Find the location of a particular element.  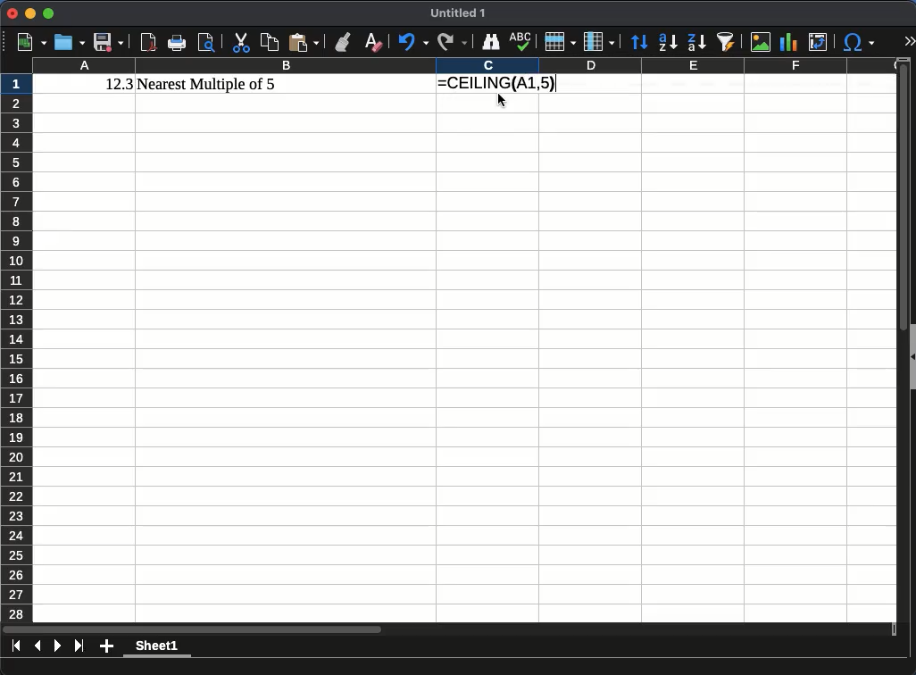

image is located at coordinates (759, 42).